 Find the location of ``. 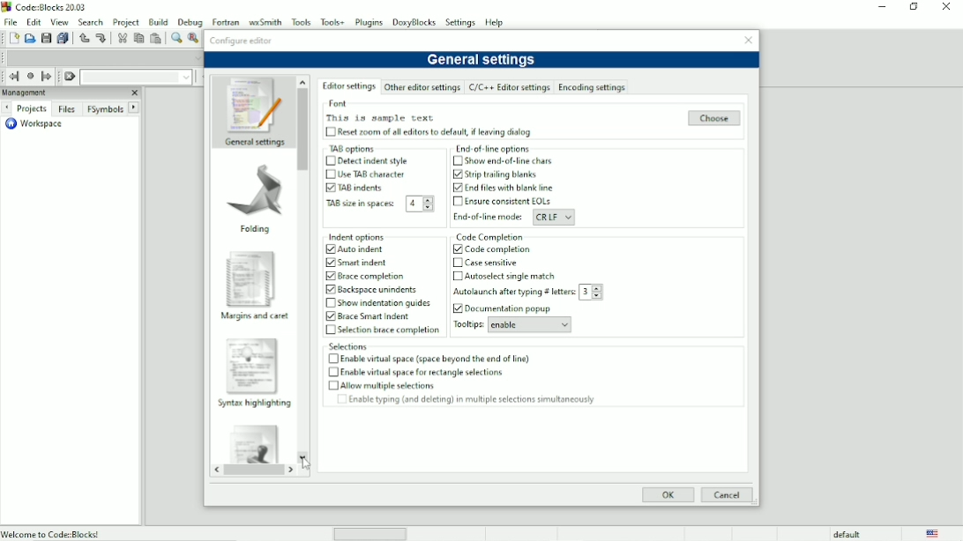

 is located at coordinates (330, 263).